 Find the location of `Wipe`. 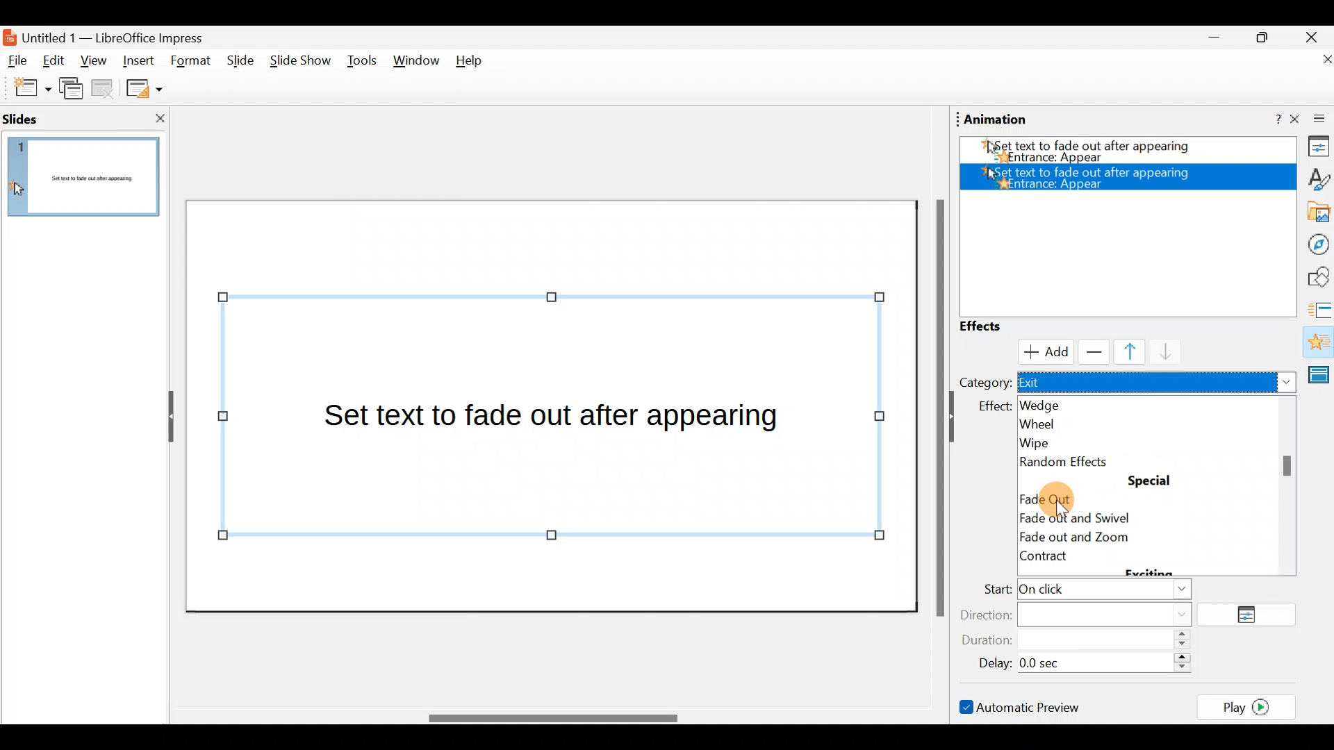

Wipe is located at coordinates (1064, 440).